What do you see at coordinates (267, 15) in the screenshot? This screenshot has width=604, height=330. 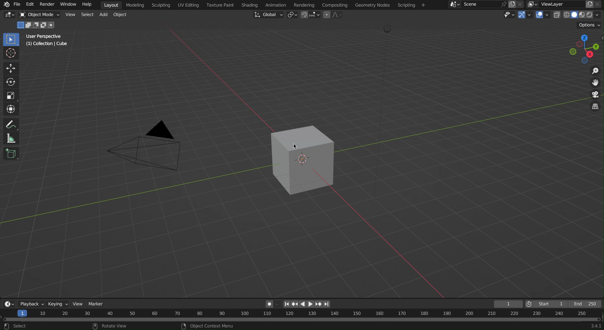 I see `Global` at bounding box center [267, 15].